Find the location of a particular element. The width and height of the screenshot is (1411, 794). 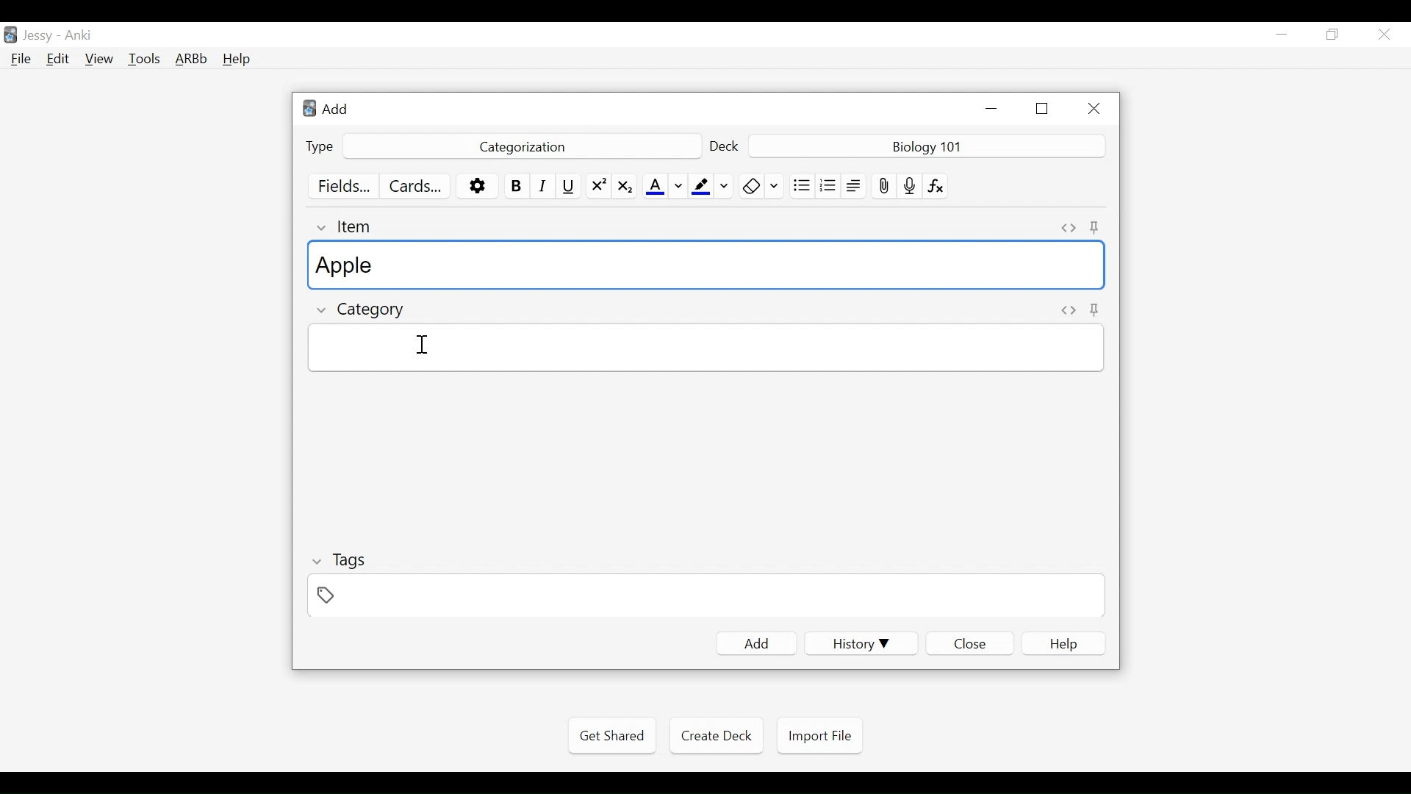

Subscript is located at coordinates (625, 186).